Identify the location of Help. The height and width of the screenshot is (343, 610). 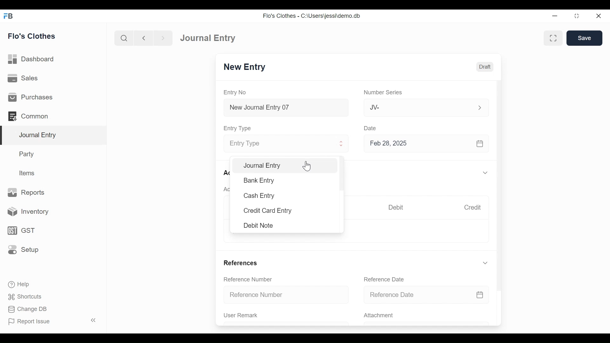
(18, 284).